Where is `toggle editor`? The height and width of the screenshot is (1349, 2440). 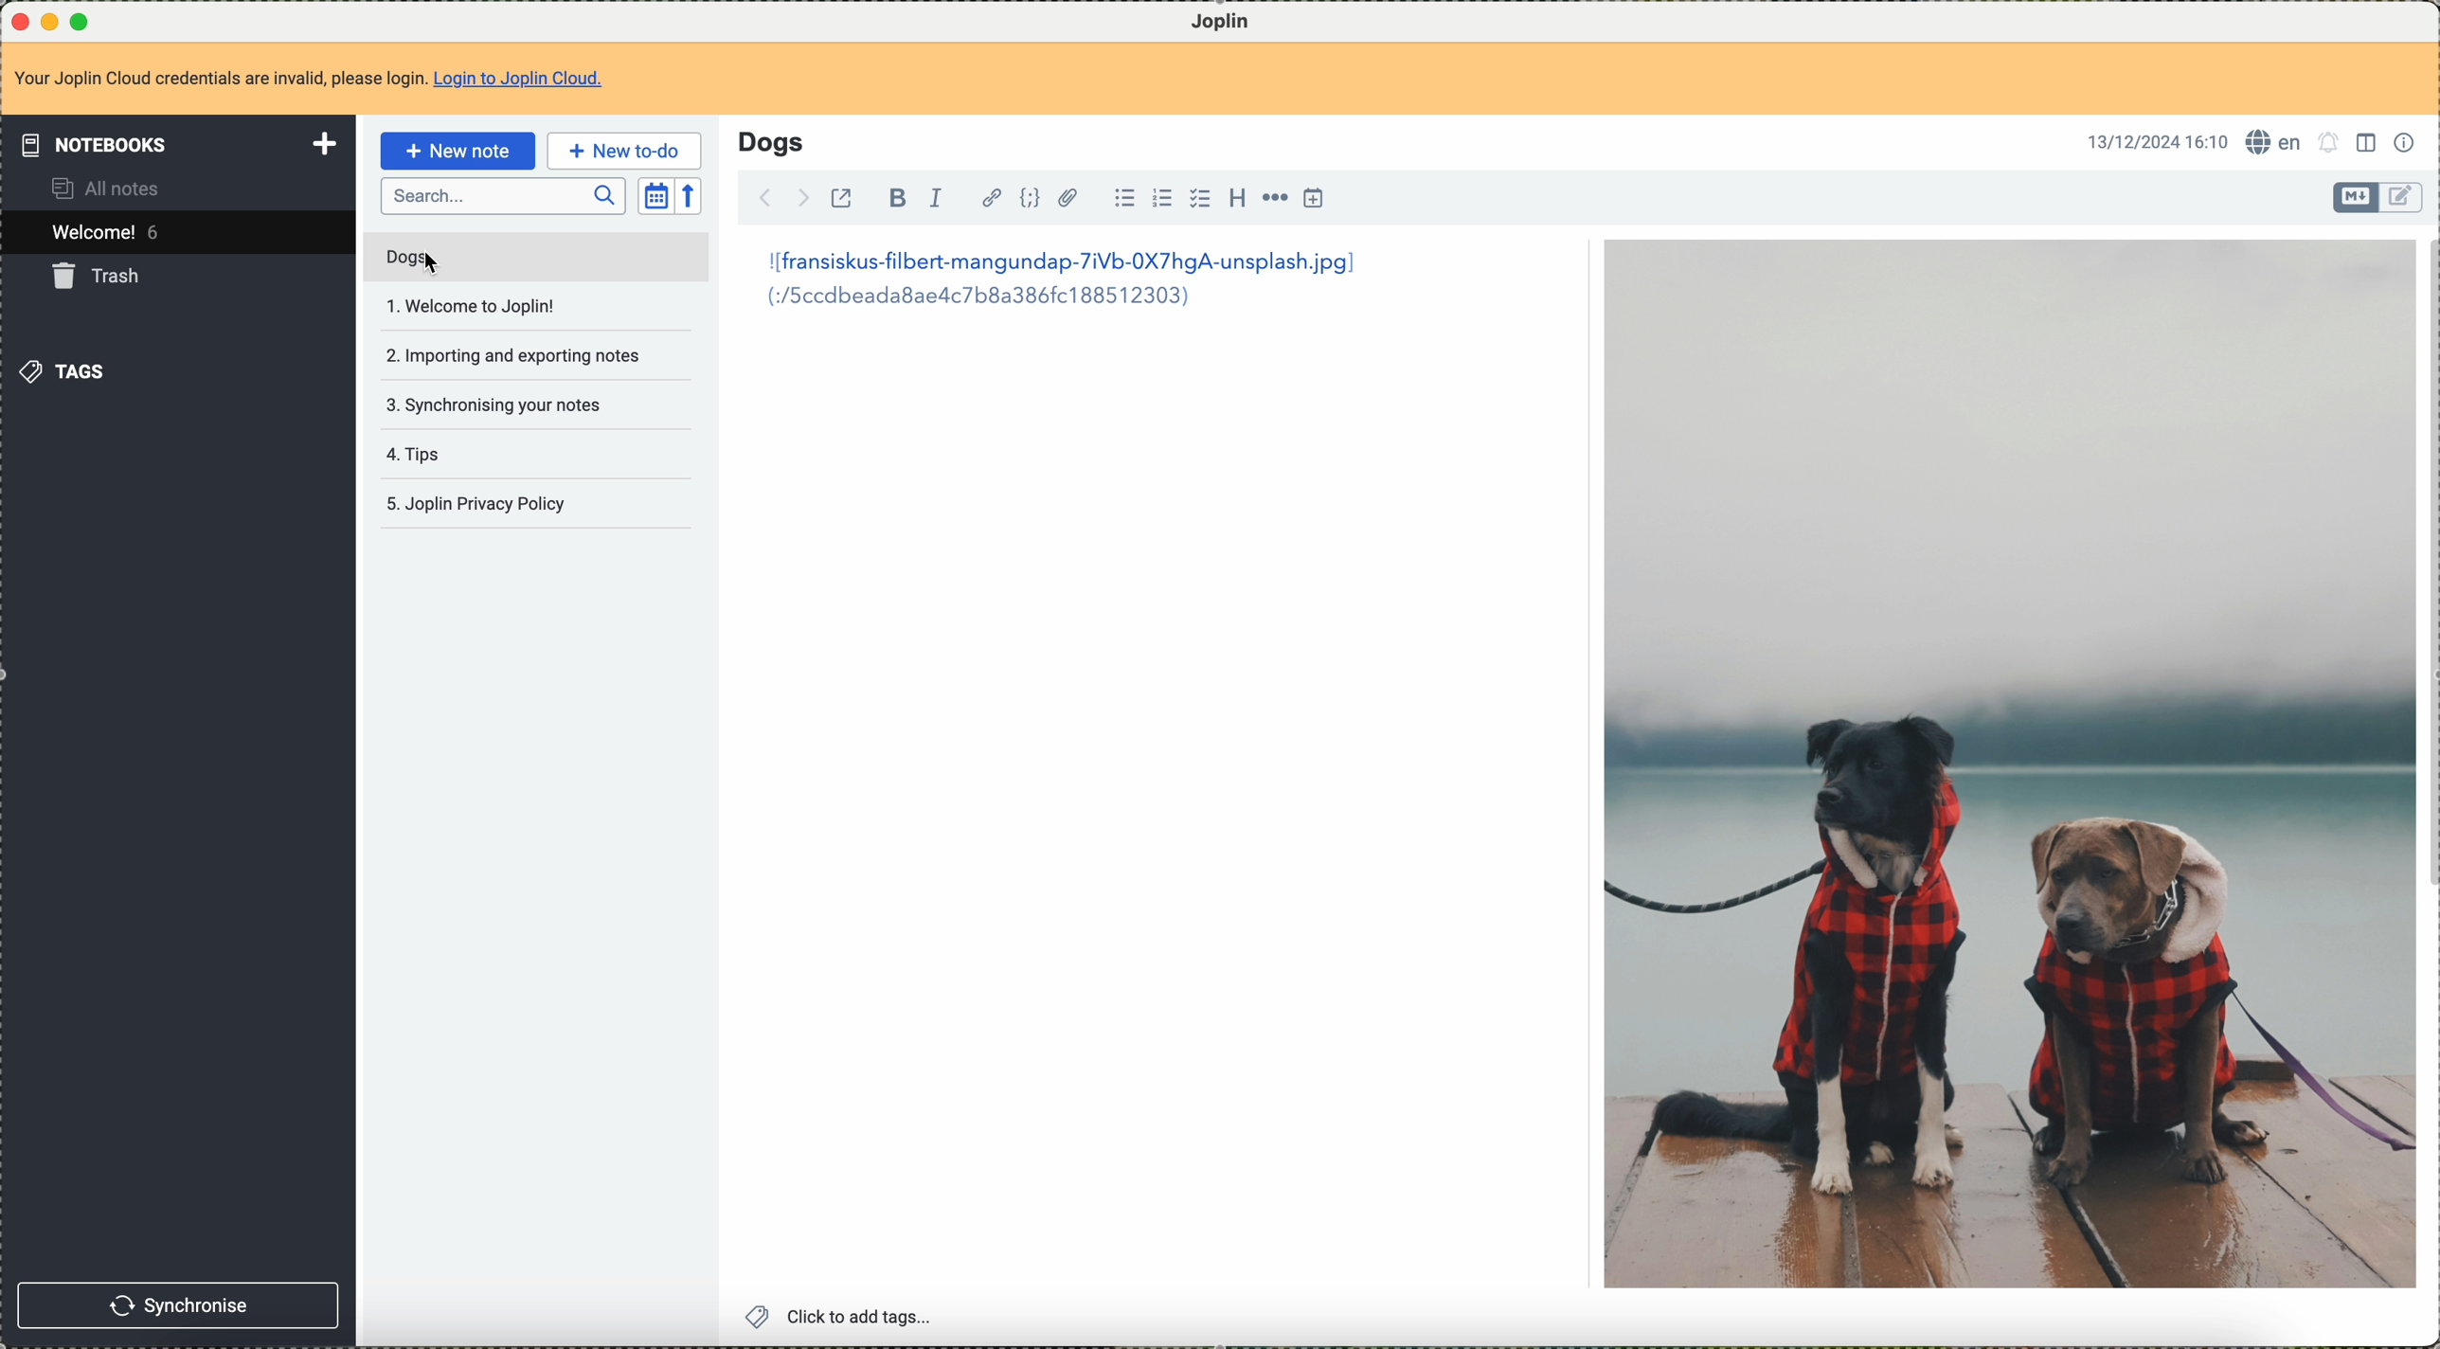
toggle editor is located at coordinates (2355, 198).